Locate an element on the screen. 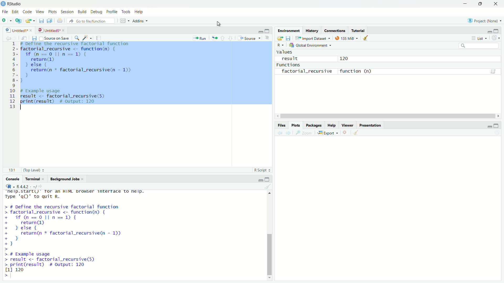  List is located at coordinates (479, 38).